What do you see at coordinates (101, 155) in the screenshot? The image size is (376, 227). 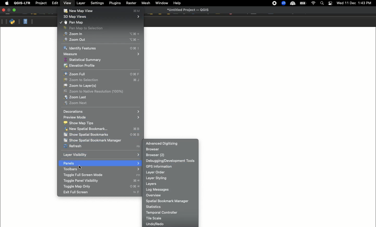 I see `Layer visibility` at bounding box center [101, 155].